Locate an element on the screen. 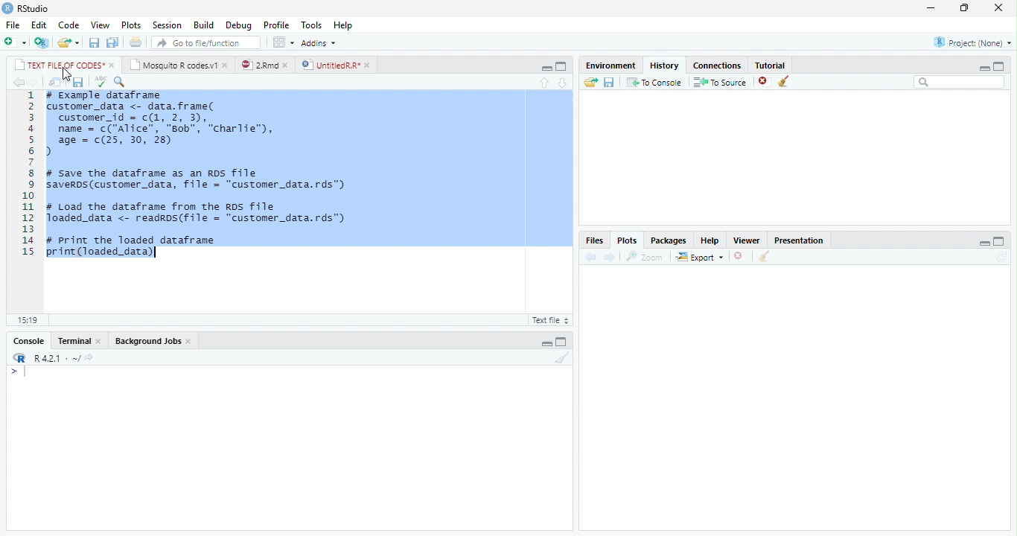 This screenshot has height=536, width=1017. close is located at coordinates (100, 342).